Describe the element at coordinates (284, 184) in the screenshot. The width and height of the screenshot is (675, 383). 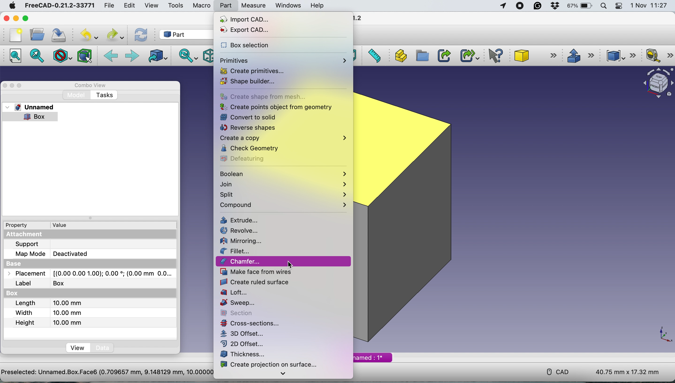
I see `join` at that location.